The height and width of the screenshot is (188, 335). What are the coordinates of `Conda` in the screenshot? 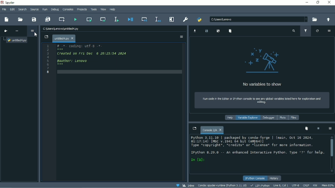 It's located at (222, 185).